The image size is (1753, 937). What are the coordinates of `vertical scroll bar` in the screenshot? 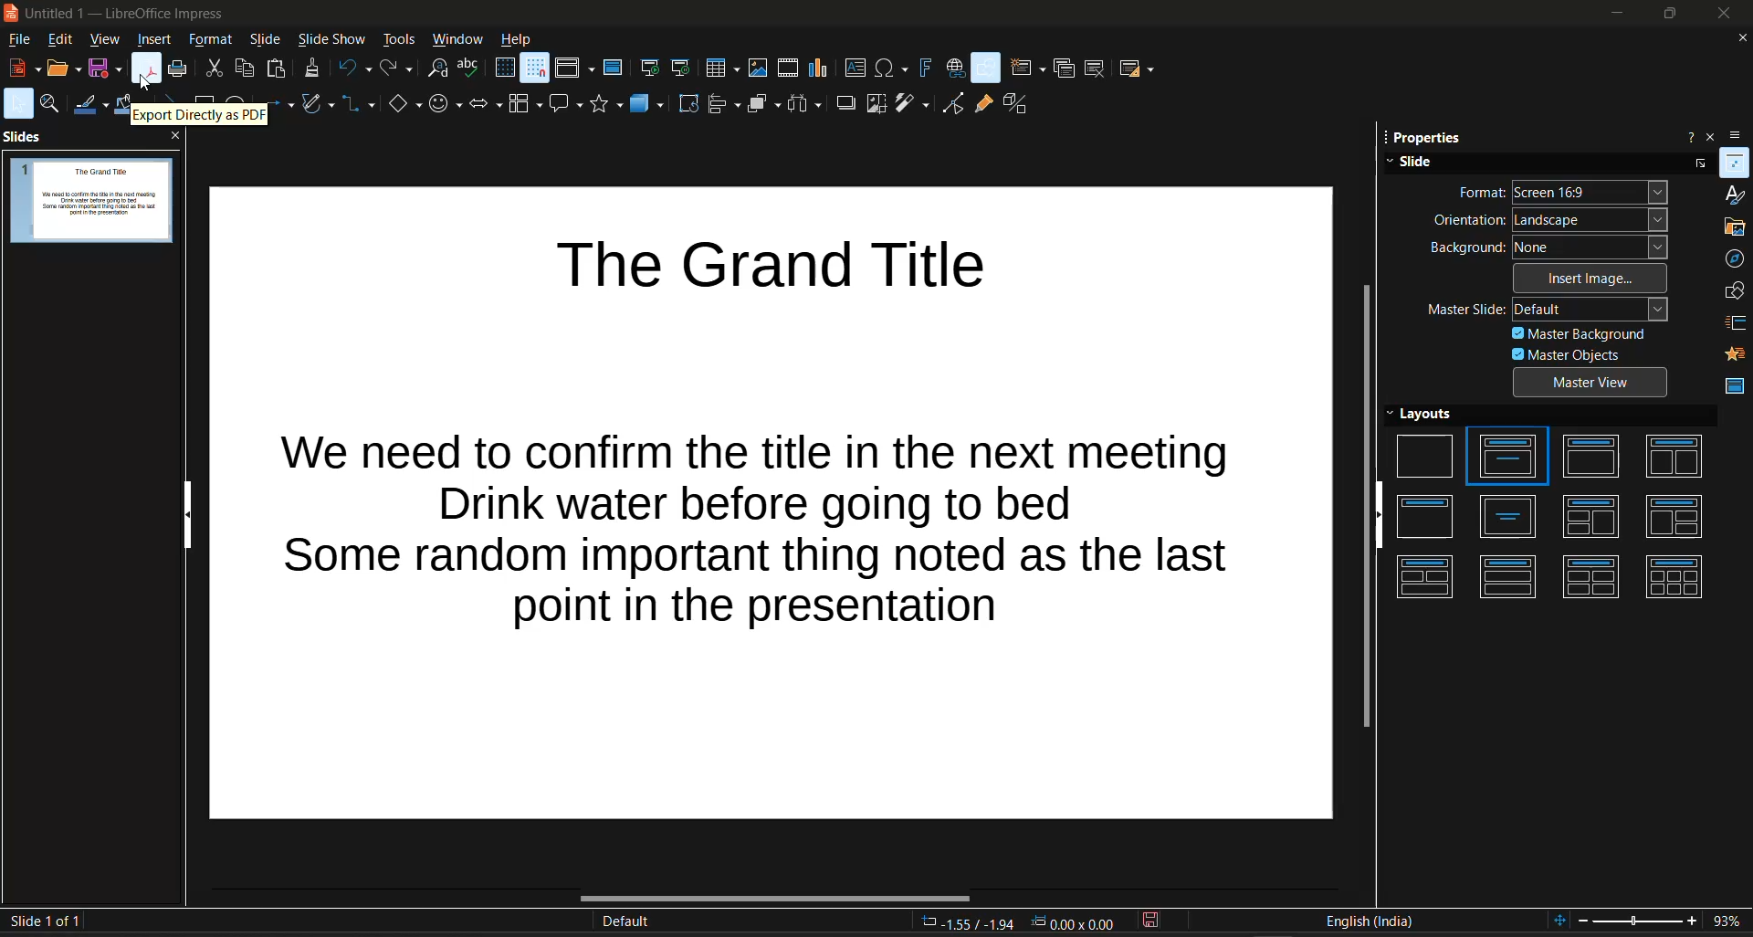 It's located at (1366, 507).